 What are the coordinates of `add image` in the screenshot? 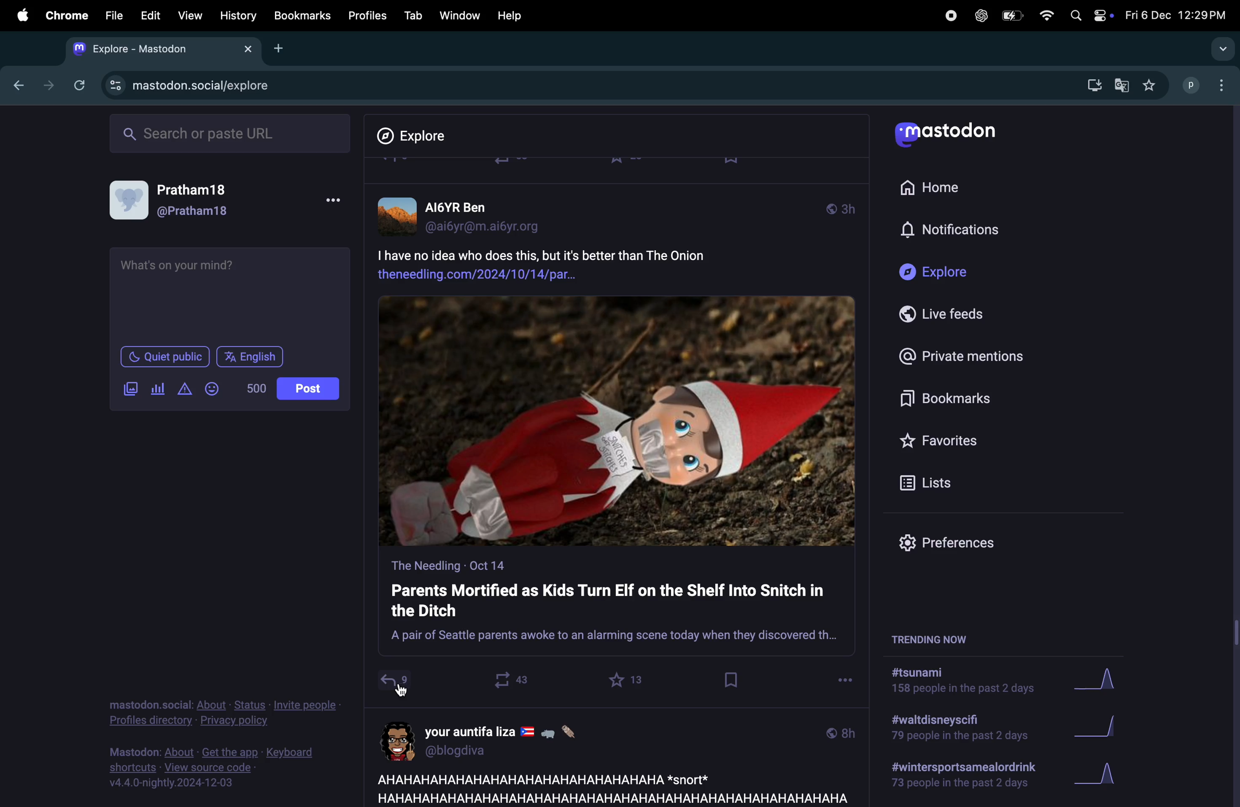 It's located at (130, 389).